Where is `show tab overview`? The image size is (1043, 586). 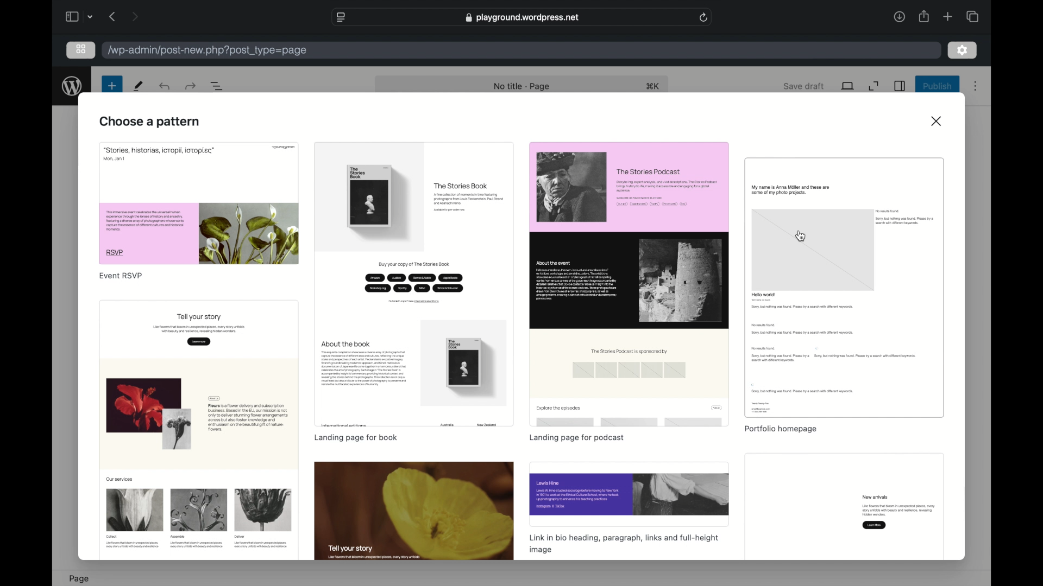 show tab overview is located at coordinates (972, 16).